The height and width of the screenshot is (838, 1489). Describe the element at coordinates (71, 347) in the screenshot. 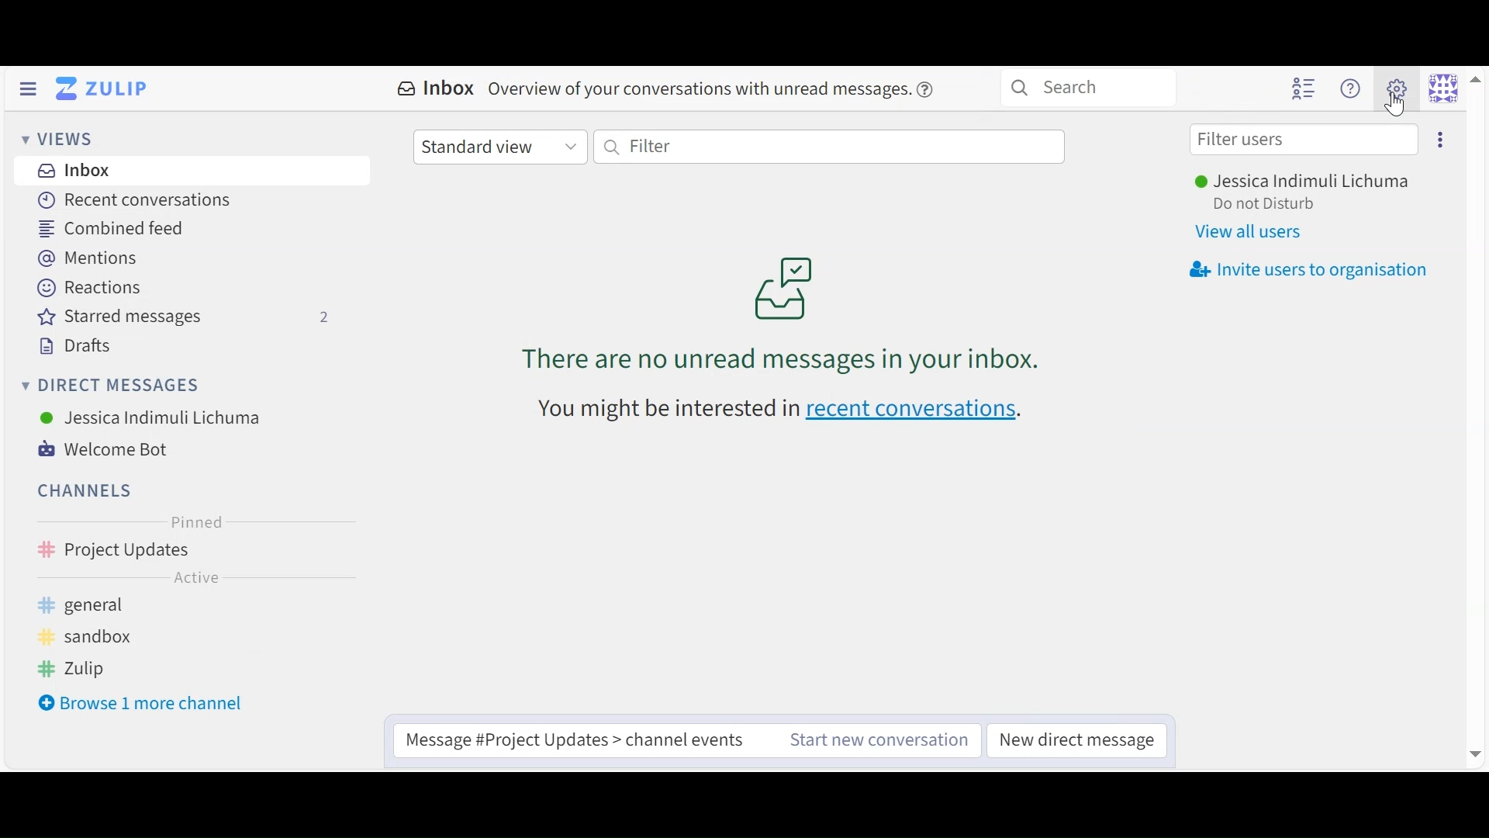

I see `Drafts` at that location.